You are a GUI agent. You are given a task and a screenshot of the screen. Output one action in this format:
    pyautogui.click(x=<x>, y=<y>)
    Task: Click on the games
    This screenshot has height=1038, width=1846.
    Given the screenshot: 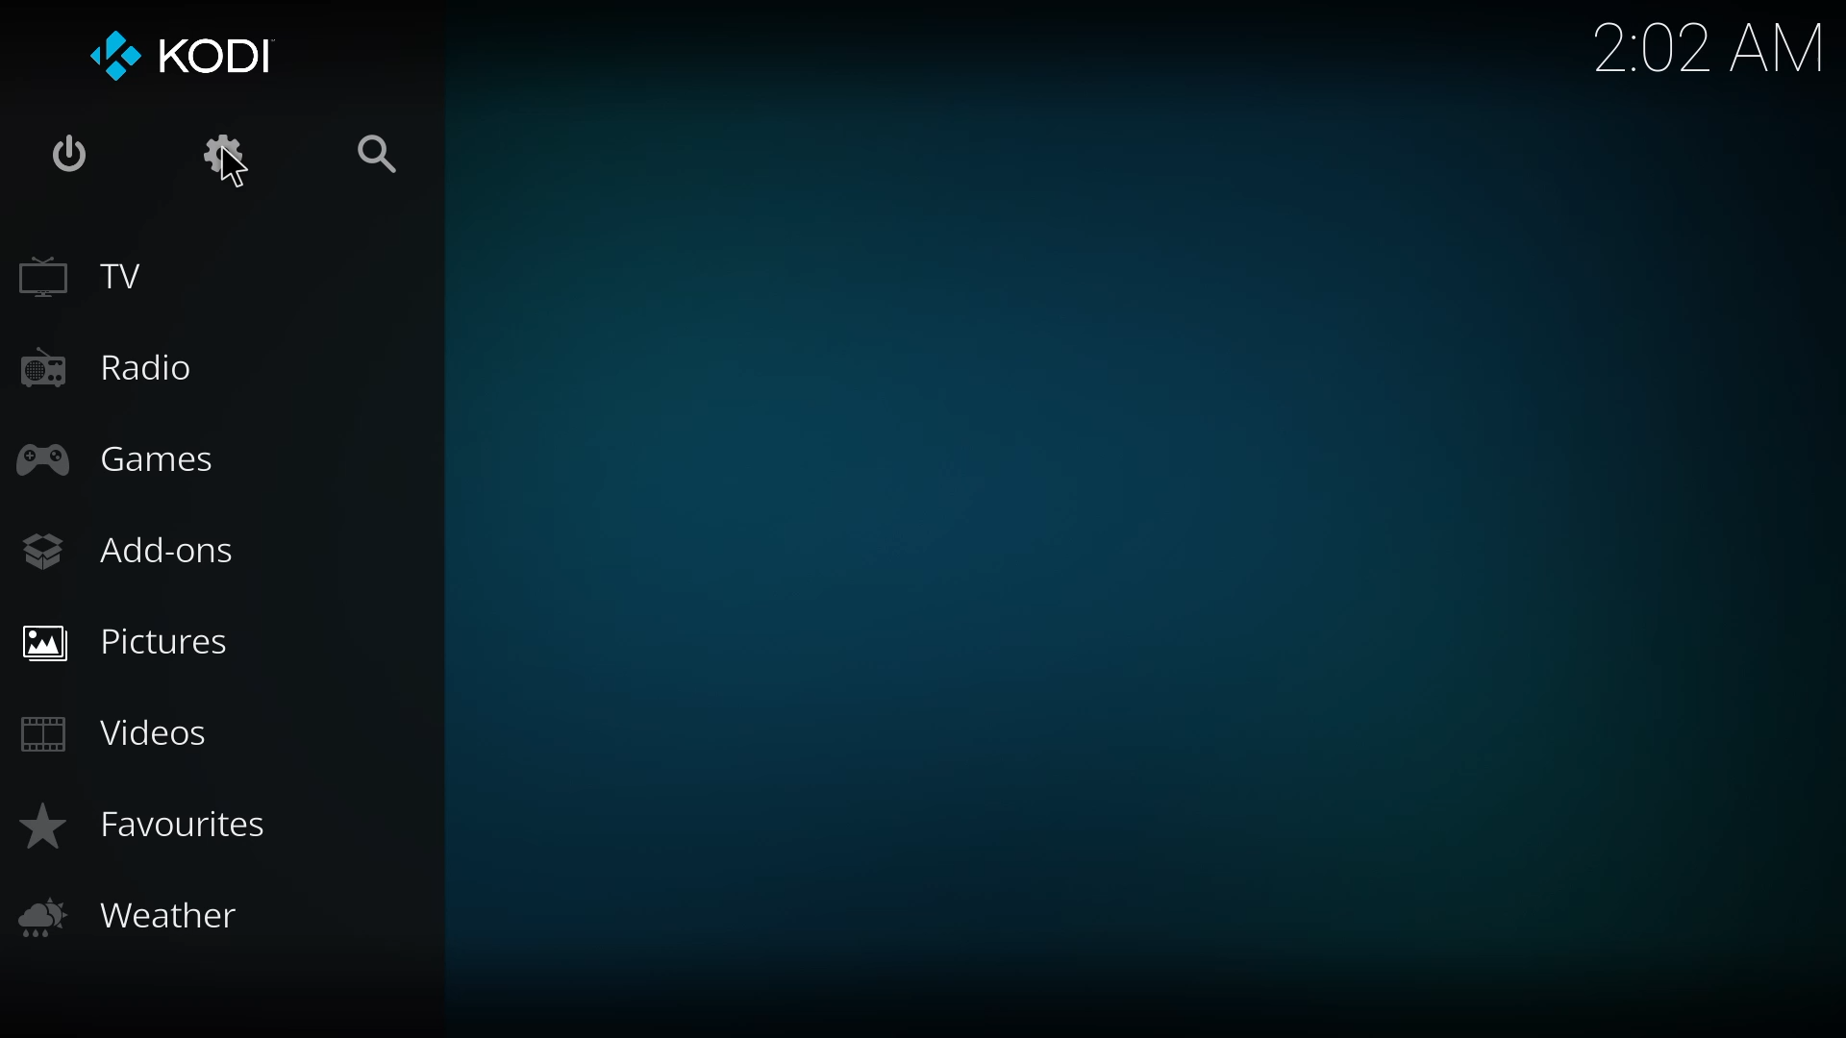 What is the action you would take?
    pyautogui.click(x=124, y=459)
    